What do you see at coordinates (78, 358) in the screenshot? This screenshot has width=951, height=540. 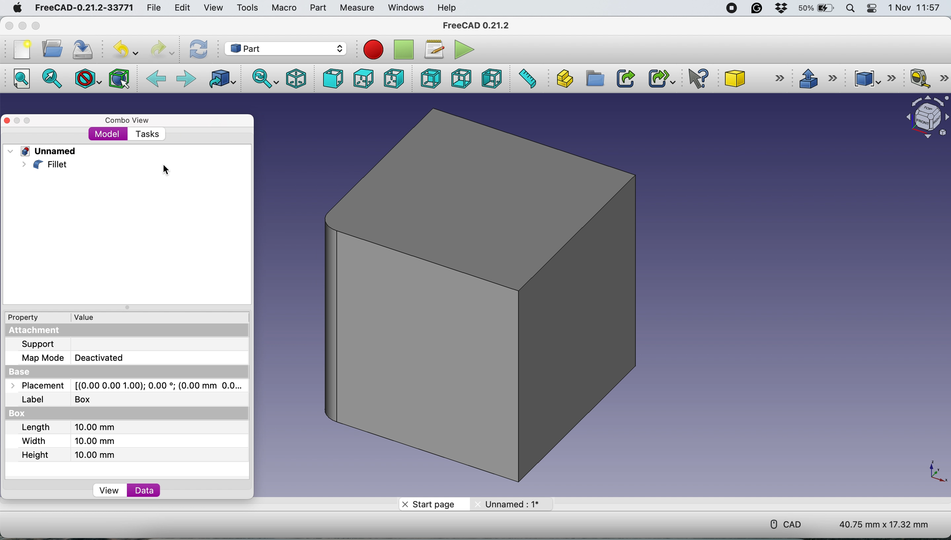 I see `map mode` at bounding box center [78, 358].